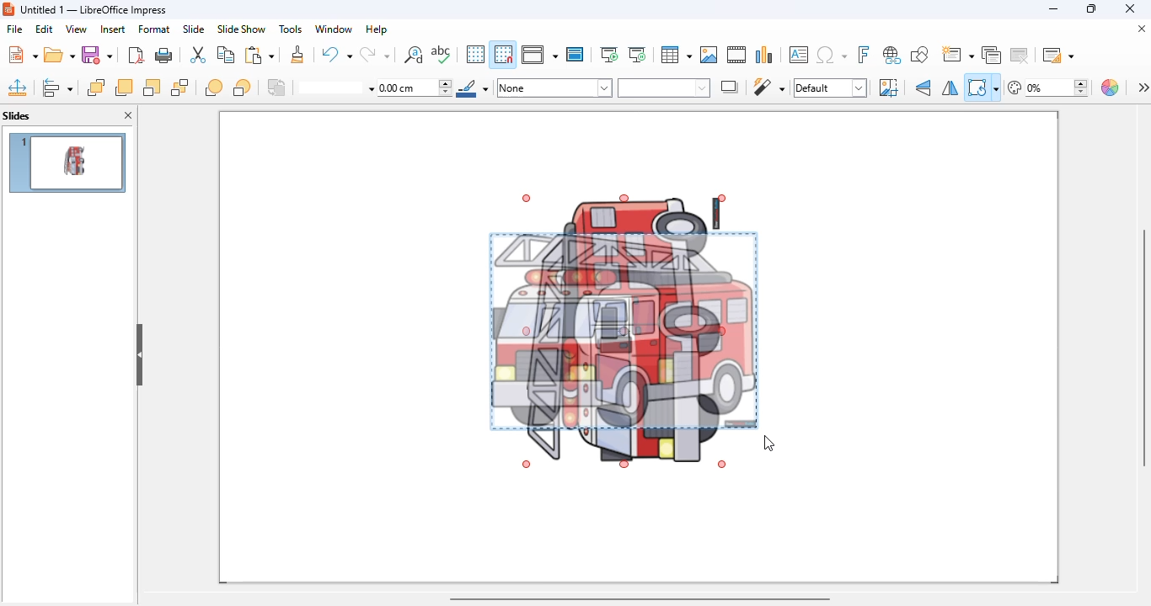  I want to click on transformations, so click(982, 88).